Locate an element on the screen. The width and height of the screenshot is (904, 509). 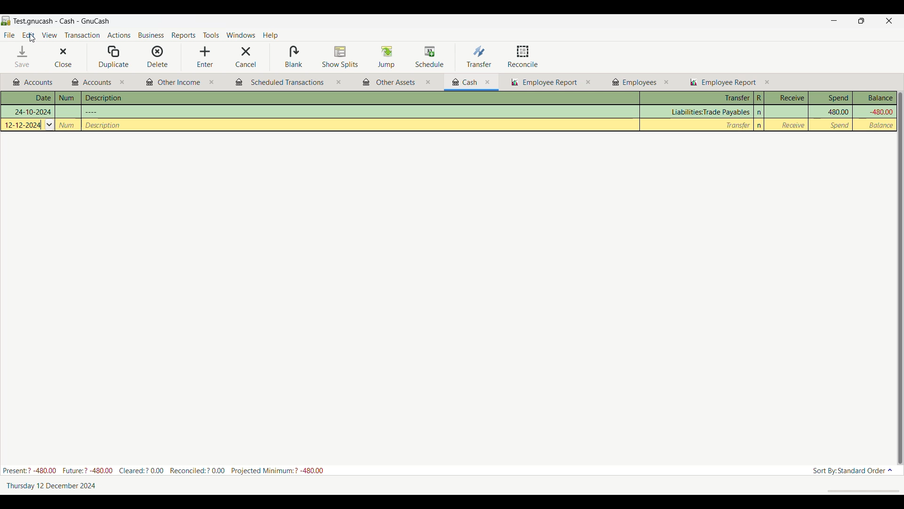
Close is located at coordinates (63, 57).